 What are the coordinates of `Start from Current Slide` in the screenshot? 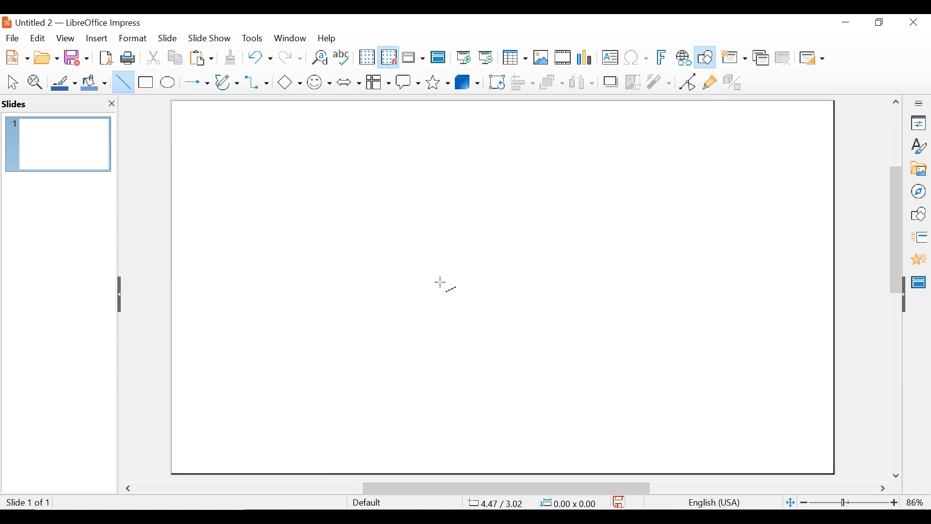 It's located at (485, 58).